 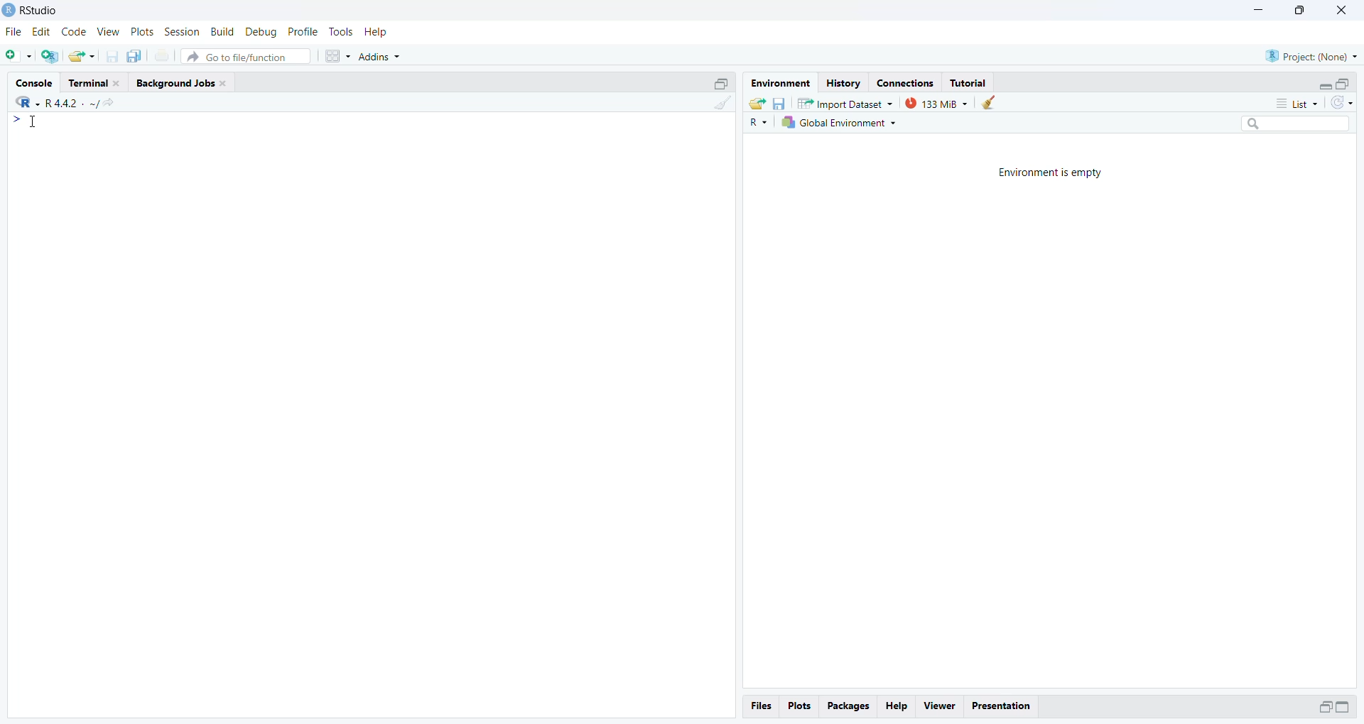 What do you see at coordinates (757, 104) in the screenshot?
I see `Load workspace` at bounding box center [757, 104].